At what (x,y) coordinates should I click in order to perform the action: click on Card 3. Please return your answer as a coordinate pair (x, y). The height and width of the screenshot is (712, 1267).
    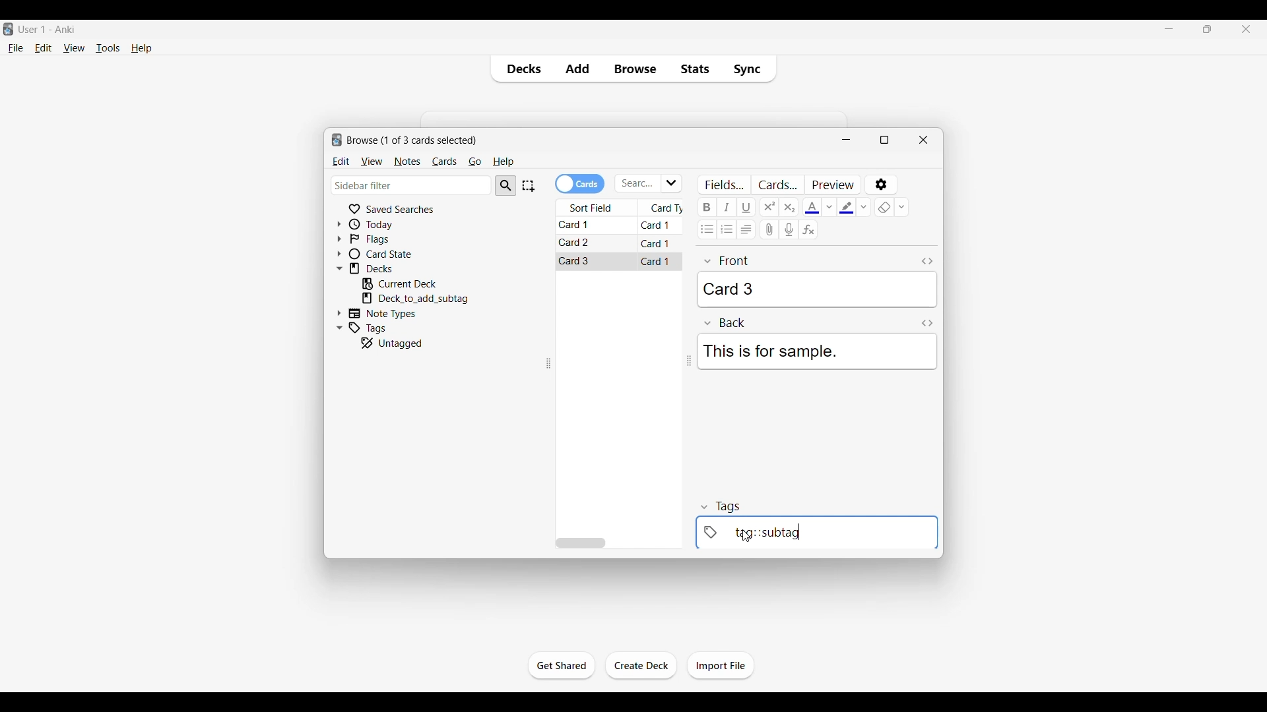
    Looking at the image, I should click on (577, 260).